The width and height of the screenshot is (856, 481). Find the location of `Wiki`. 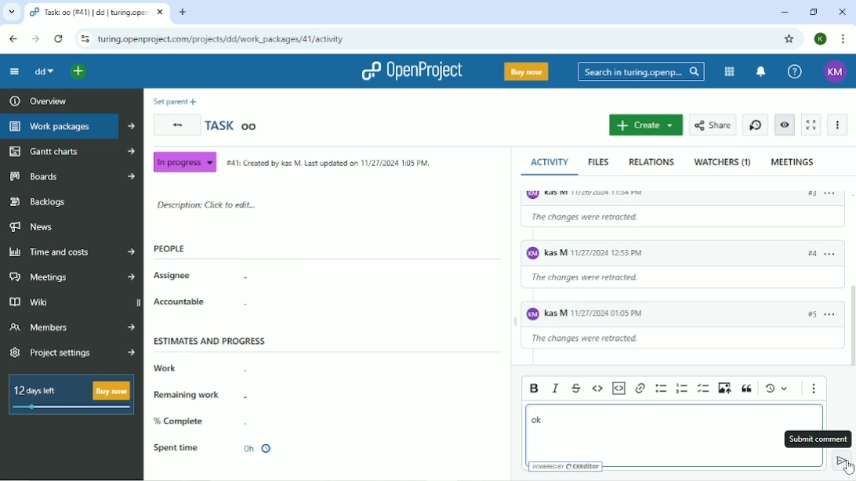

Wiki is located at coordinates (73, 302).